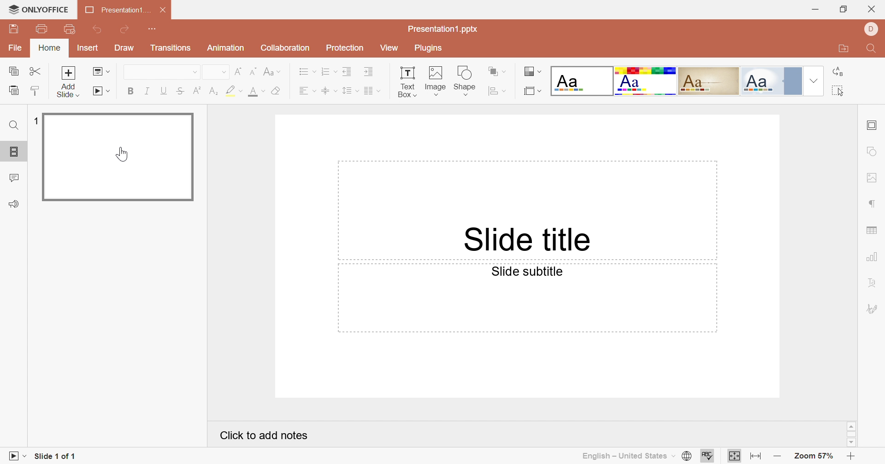 This screenshot has width=885, height=464. I want to click on Customize quick access toolbar, so click(157, 29).